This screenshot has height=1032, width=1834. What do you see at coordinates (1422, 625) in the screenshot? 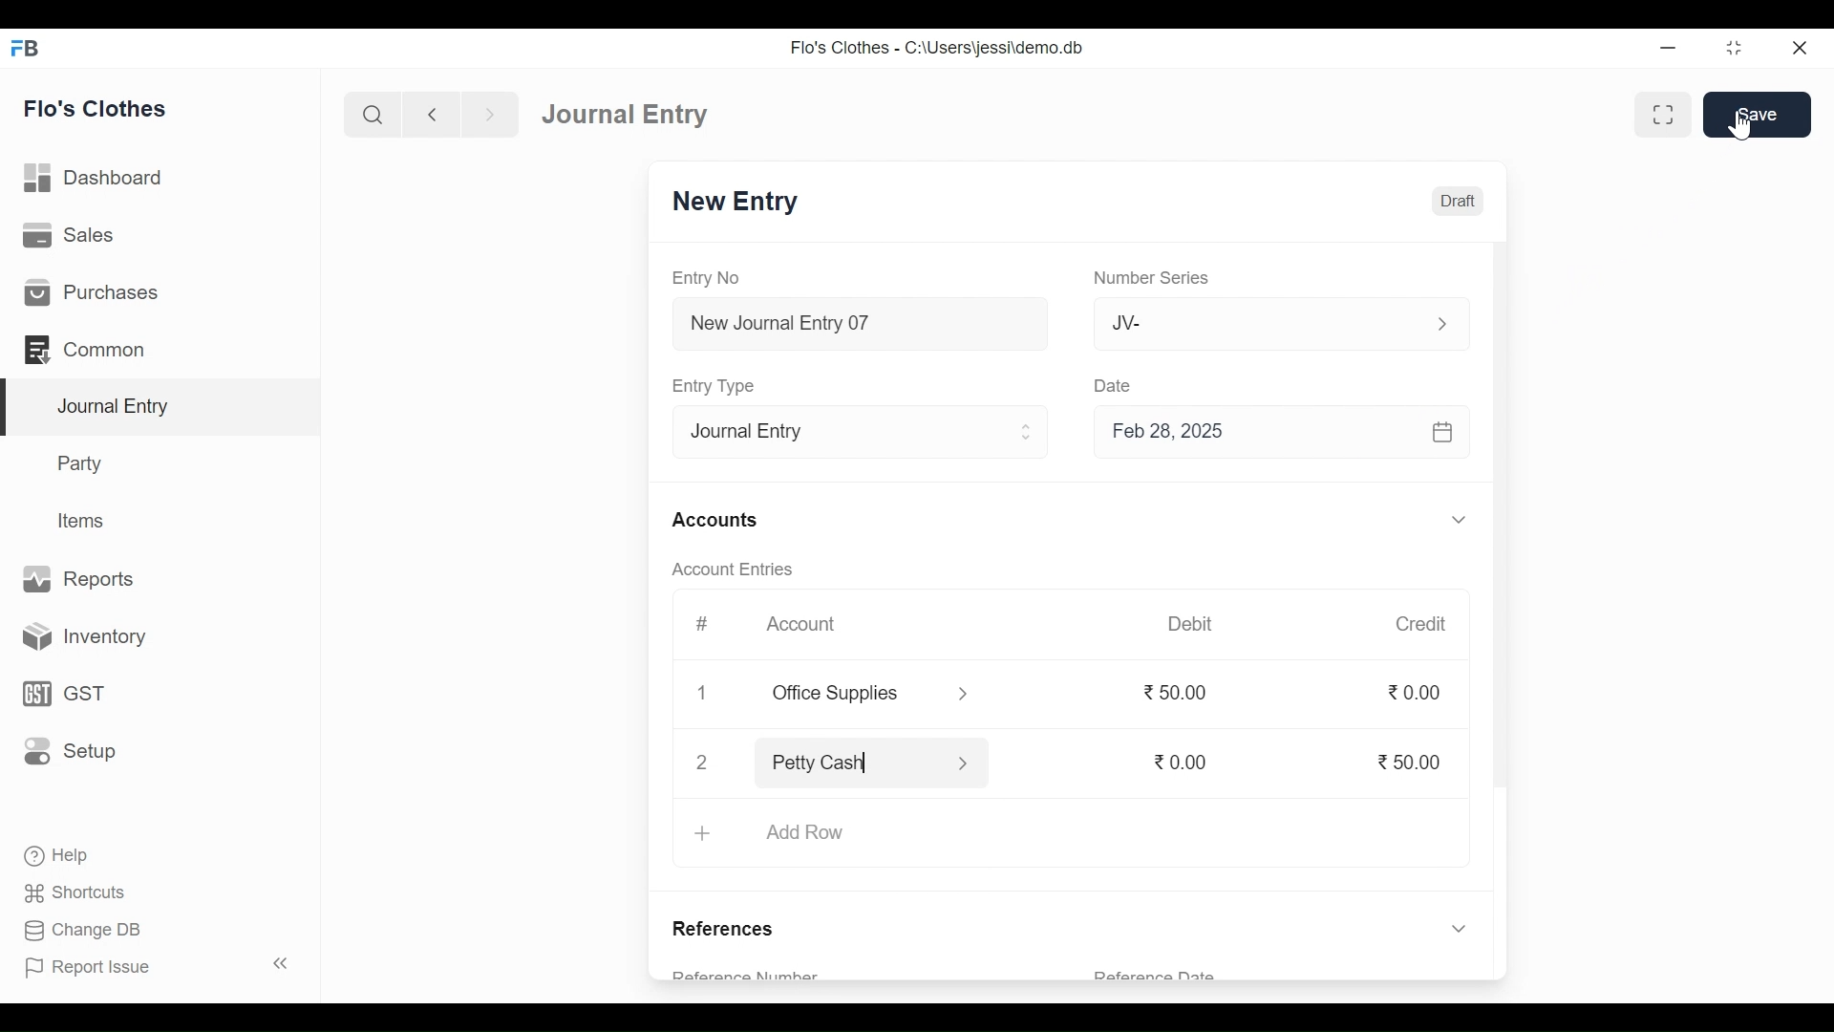
I see `Credit` at bounding box center [1422, 625].